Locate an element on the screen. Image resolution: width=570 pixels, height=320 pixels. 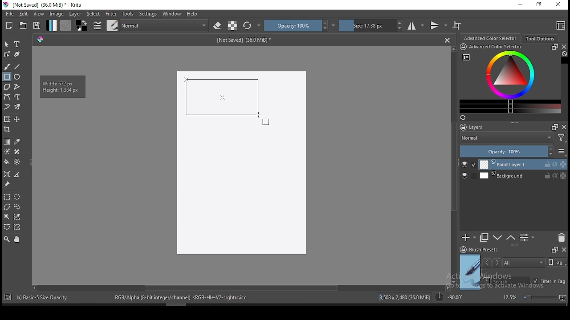
multibrush tool is located at coordinates (18, 108).